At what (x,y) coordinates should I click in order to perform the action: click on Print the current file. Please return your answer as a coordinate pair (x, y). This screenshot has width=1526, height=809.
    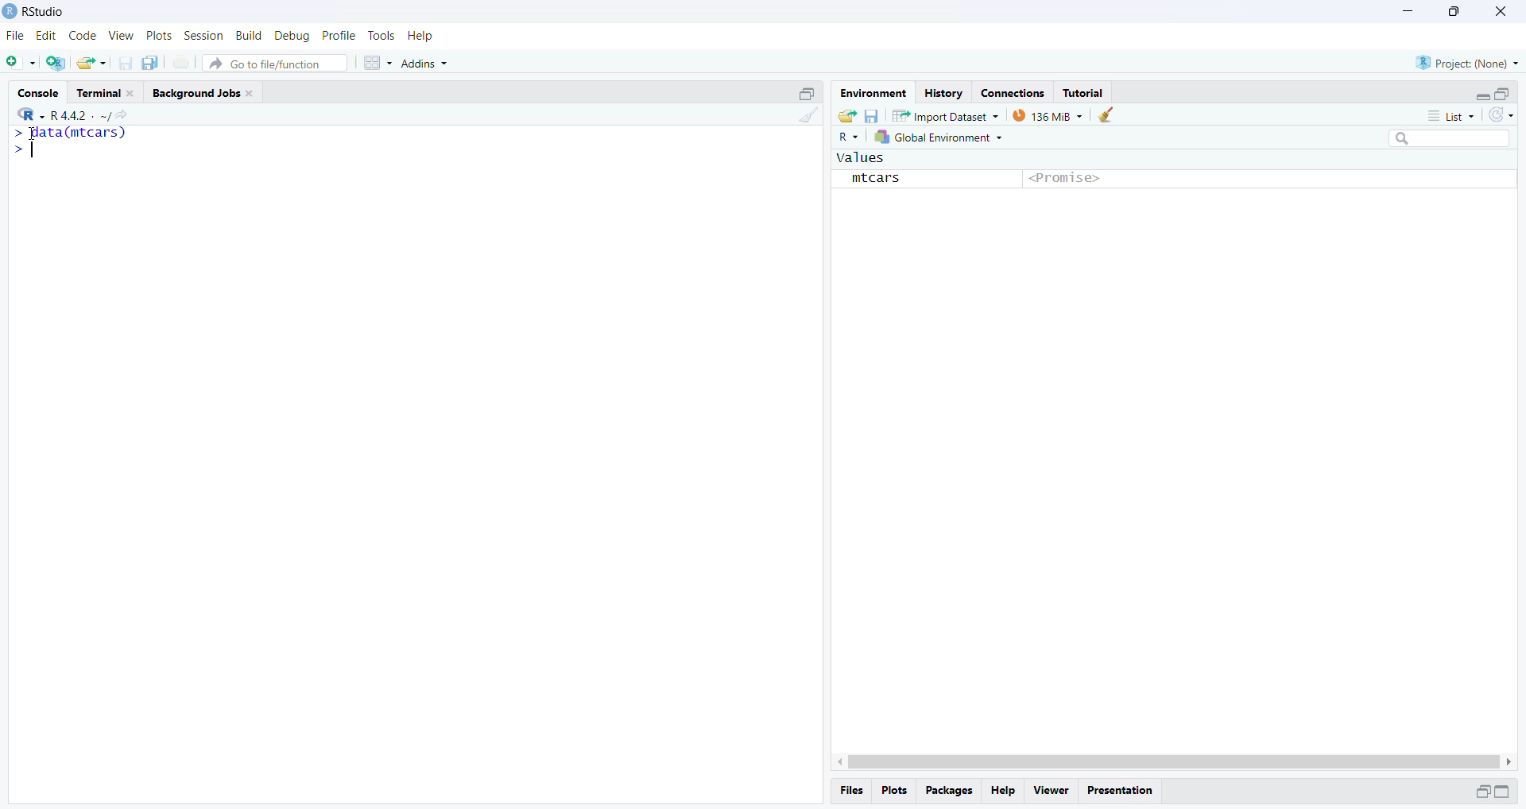
    Looking at the image, I should click on (182, 65).